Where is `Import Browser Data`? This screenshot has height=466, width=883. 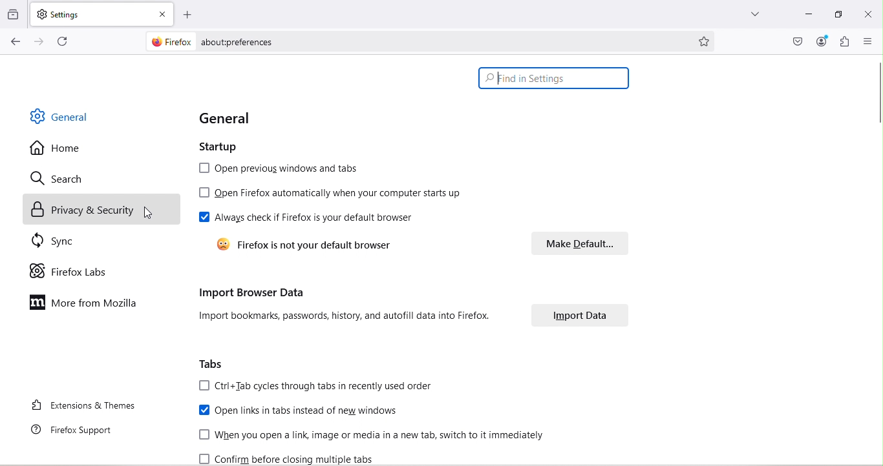
Import Browser Data is located at coordinates (346, 294).